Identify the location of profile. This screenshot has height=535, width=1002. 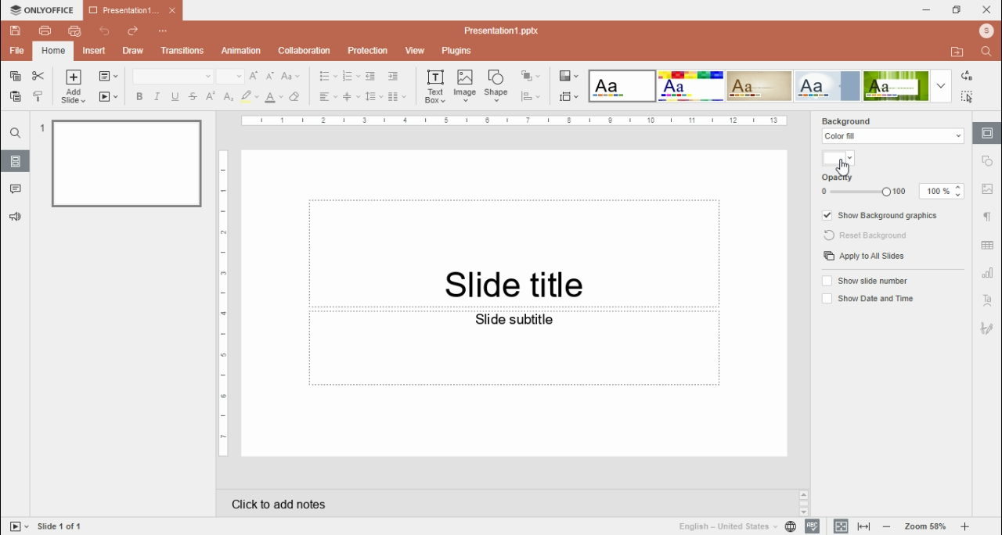
(986, 32).